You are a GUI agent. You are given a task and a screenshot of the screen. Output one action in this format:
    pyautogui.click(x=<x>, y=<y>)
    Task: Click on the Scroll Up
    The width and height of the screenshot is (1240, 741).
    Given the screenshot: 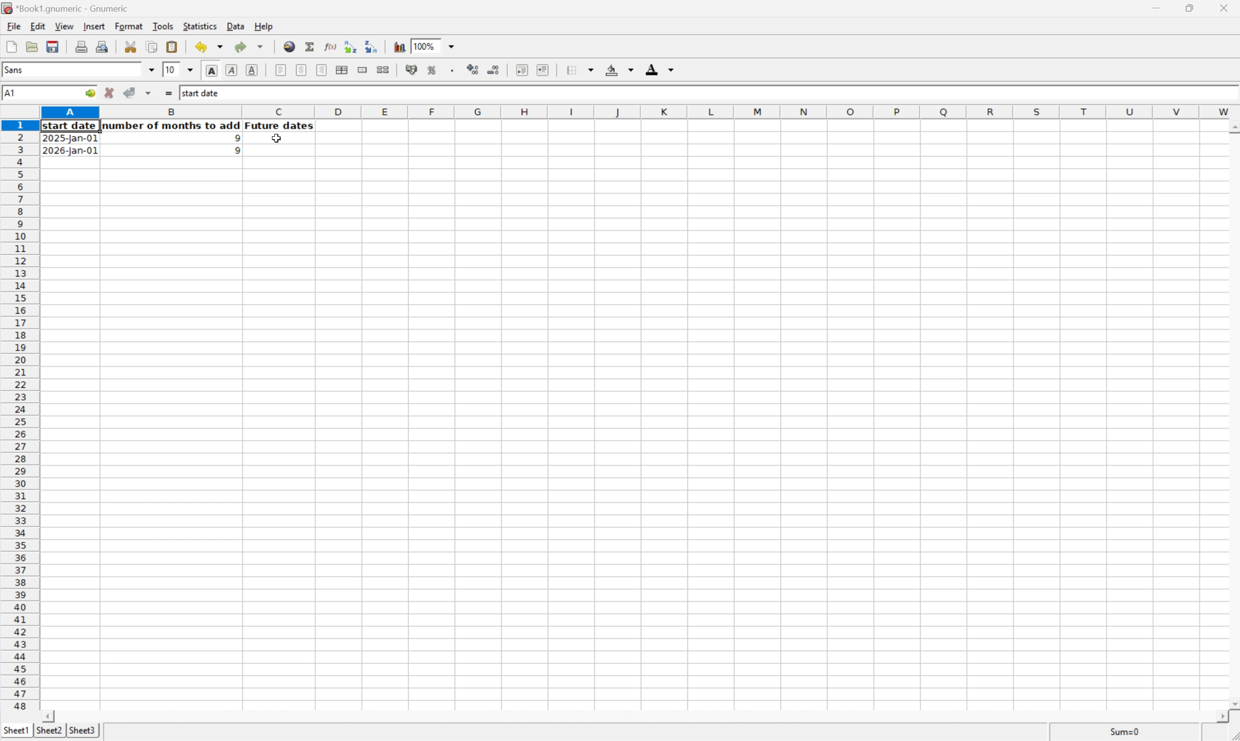 What is the action you would take?
    pyautogui.click(x=1232, y=126)
    